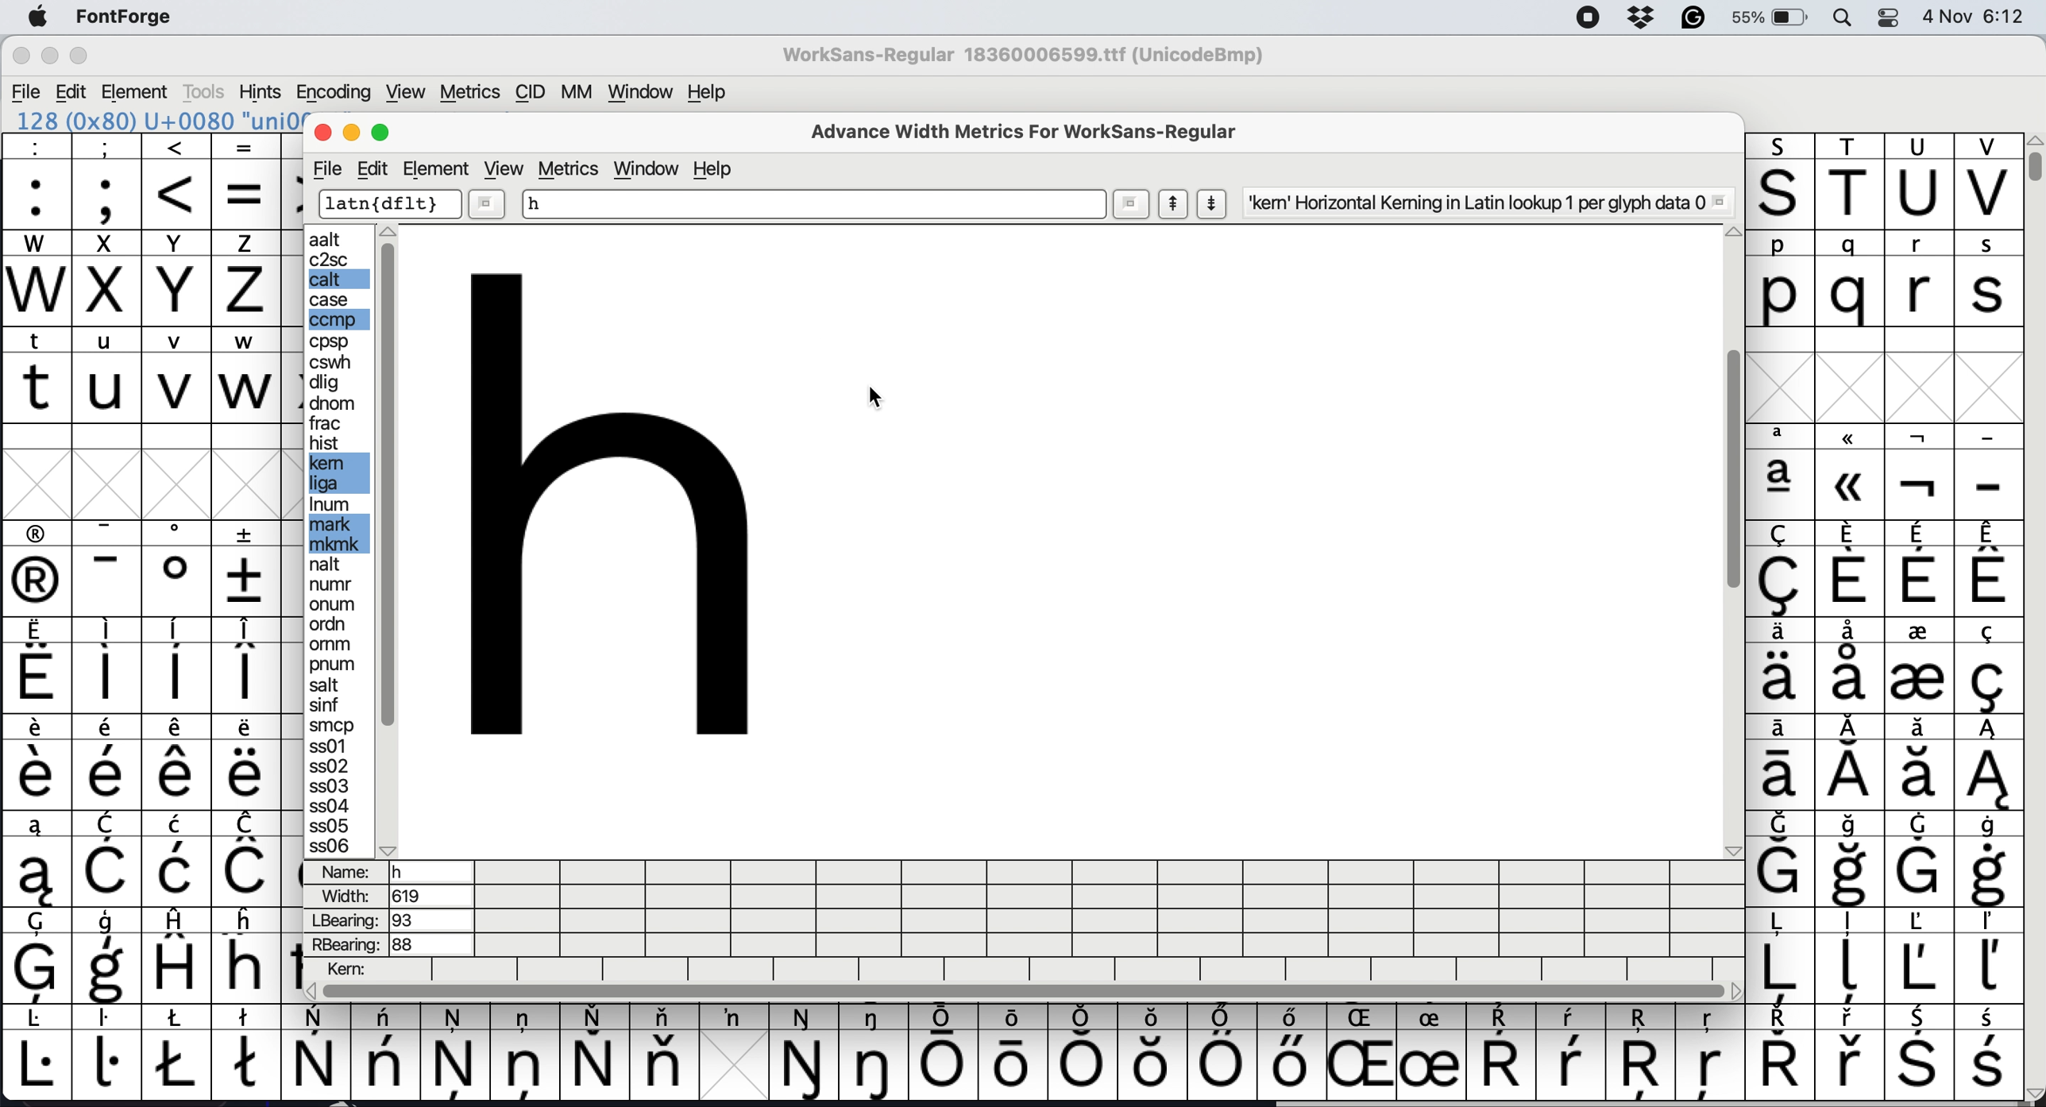 The height and width of the screenshot is (1107, 2046). Describe the element at coordinates (151, 582) in the screenshot. I see `special characters` at that location.